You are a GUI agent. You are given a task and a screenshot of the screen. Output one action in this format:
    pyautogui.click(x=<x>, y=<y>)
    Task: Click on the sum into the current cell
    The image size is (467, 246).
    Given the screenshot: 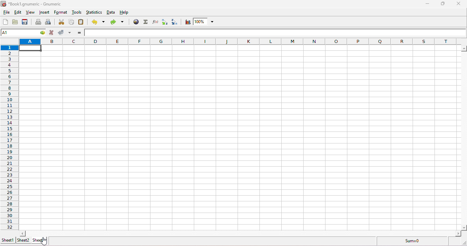 What is the action you would take?
    pyautogui.click(x=145, y=22)
    